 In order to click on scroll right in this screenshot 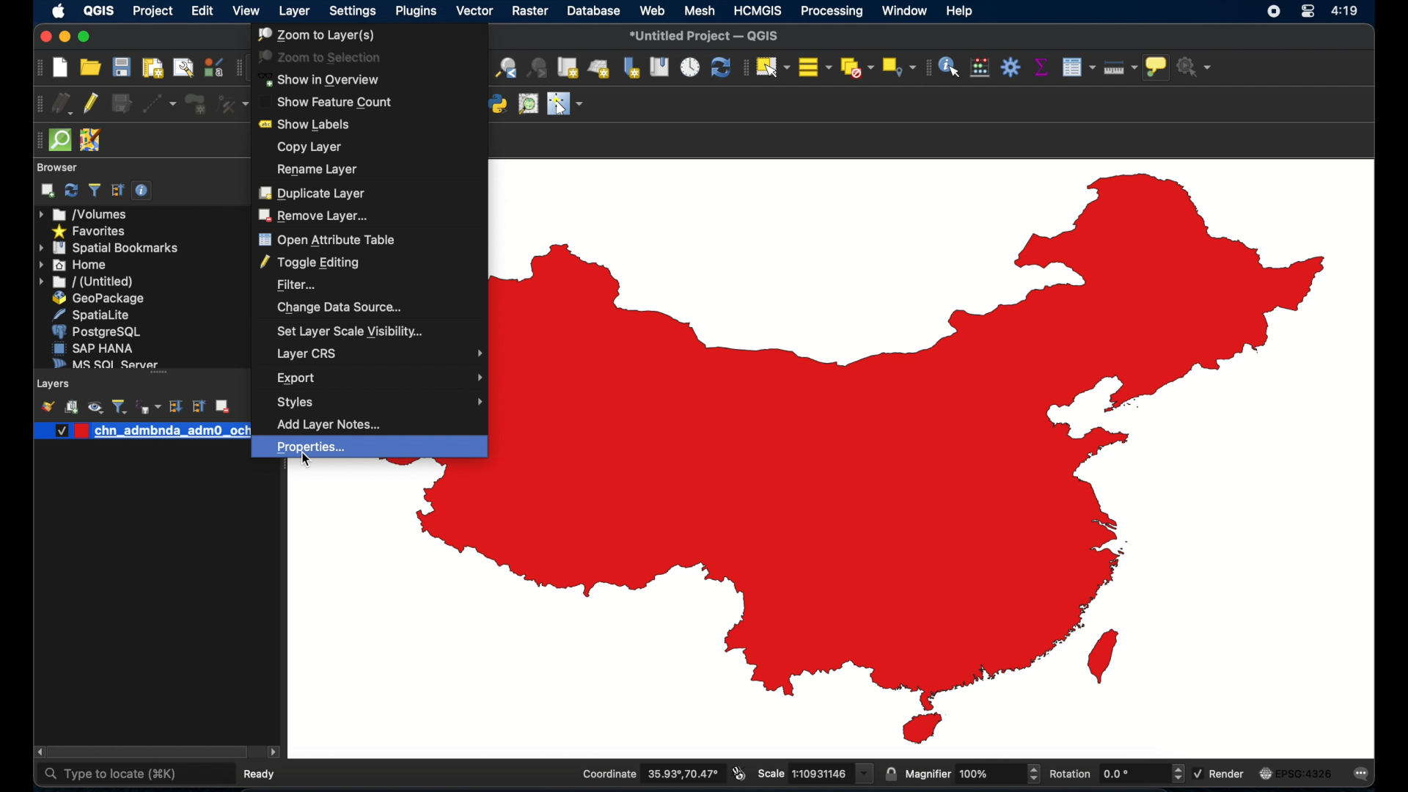, I will do `click(37, 752)`.